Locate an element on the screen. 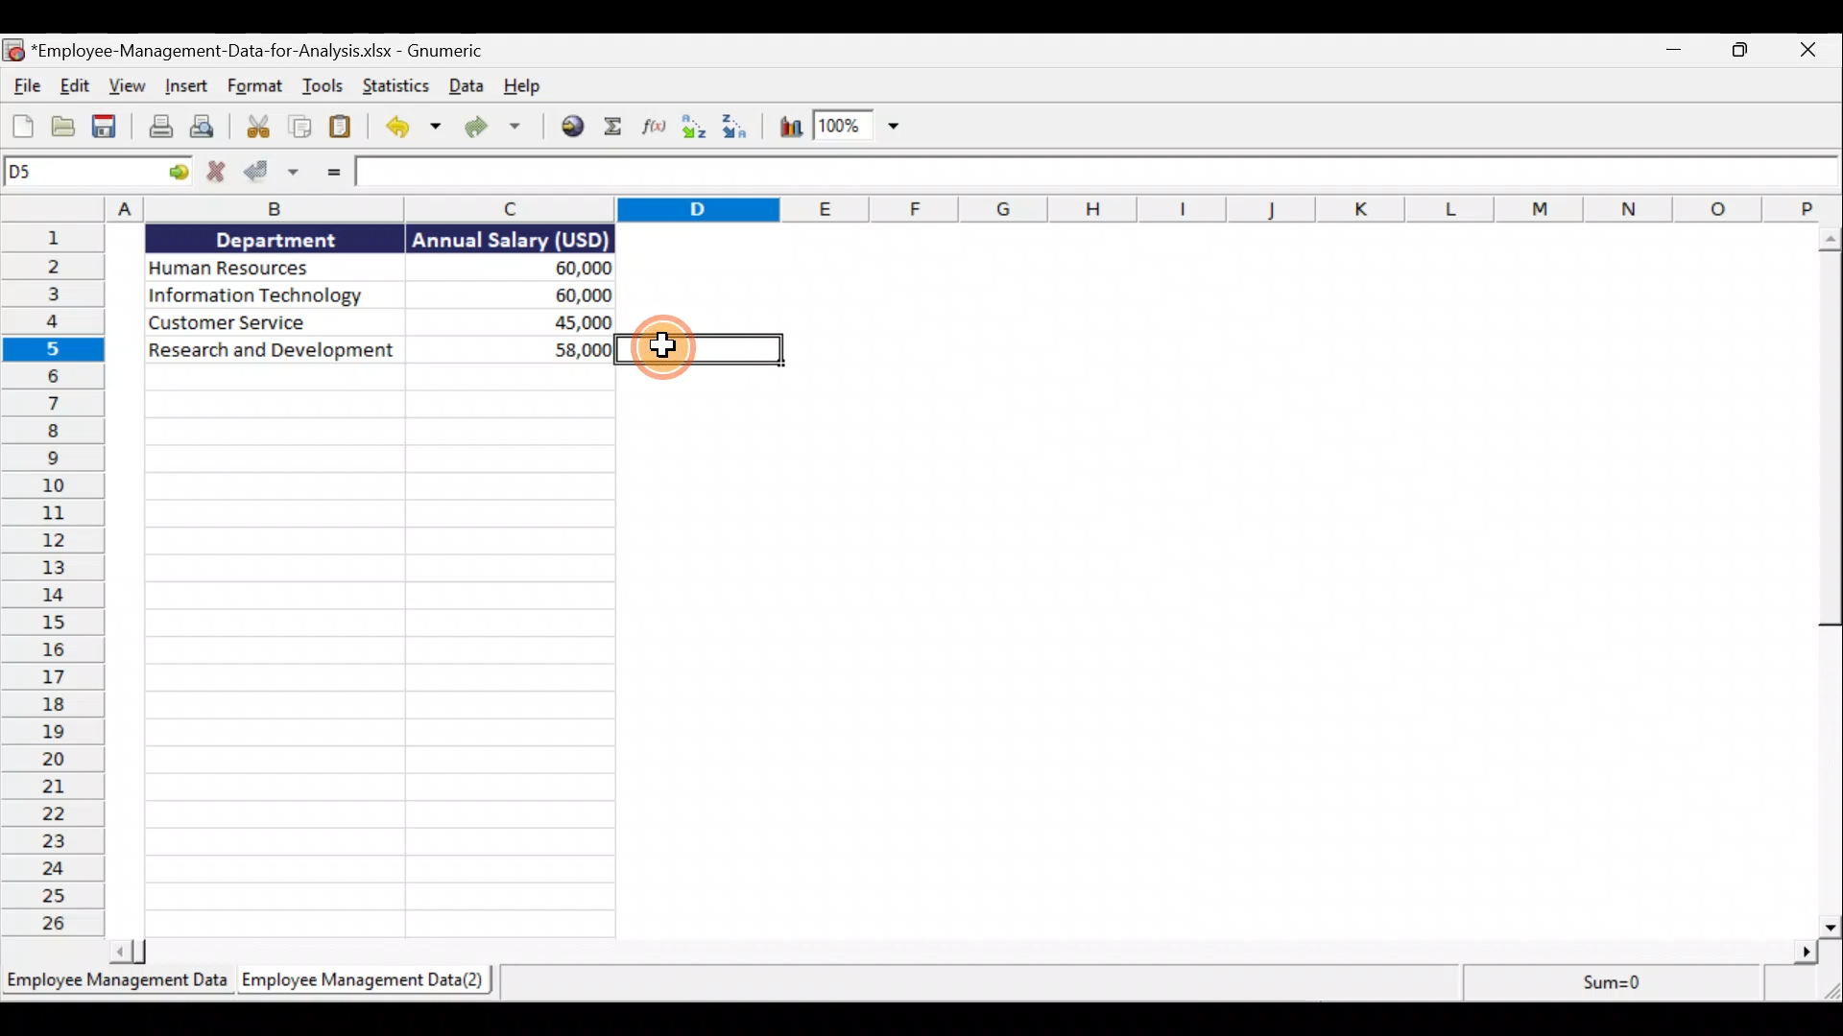 Image resolution: width=1843 pixels, height=1036 pixels. Data is located at coordinates (465, 87).